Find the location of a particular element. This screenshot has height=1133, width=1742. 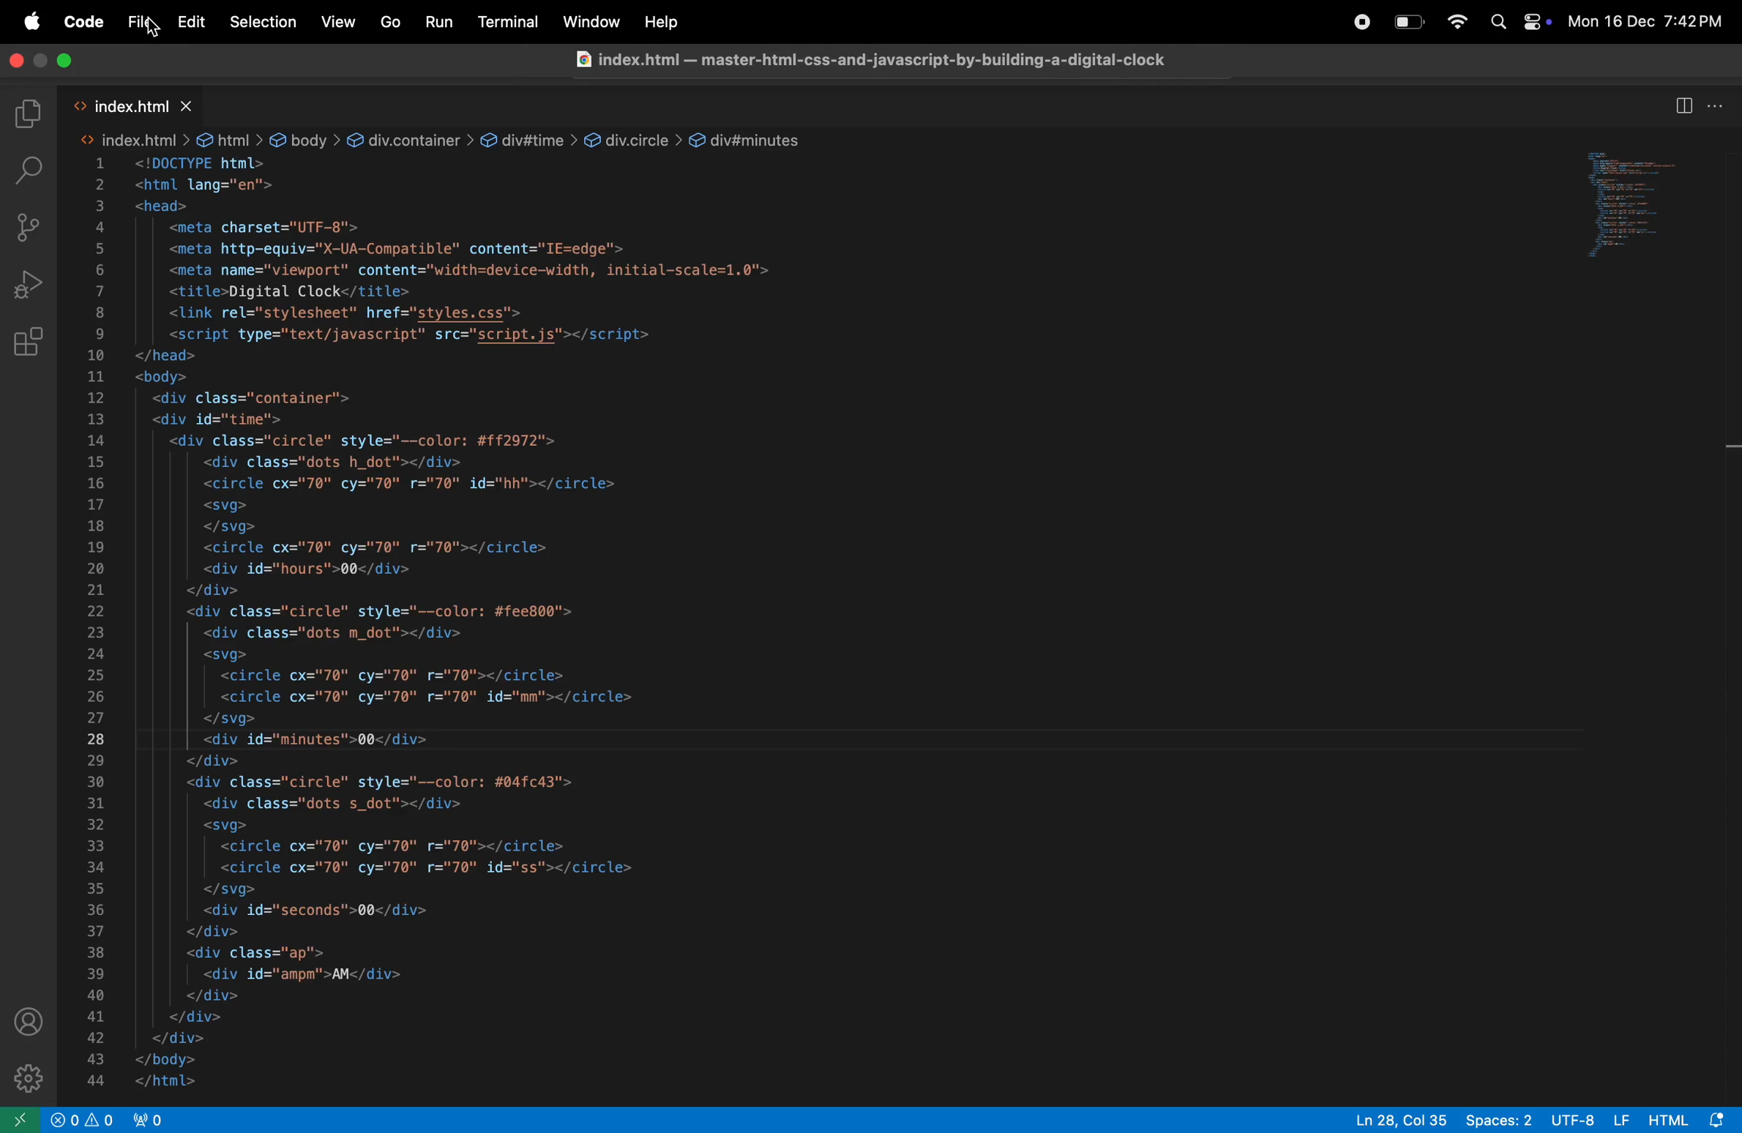

cursor is located at coordinates (152, 29).